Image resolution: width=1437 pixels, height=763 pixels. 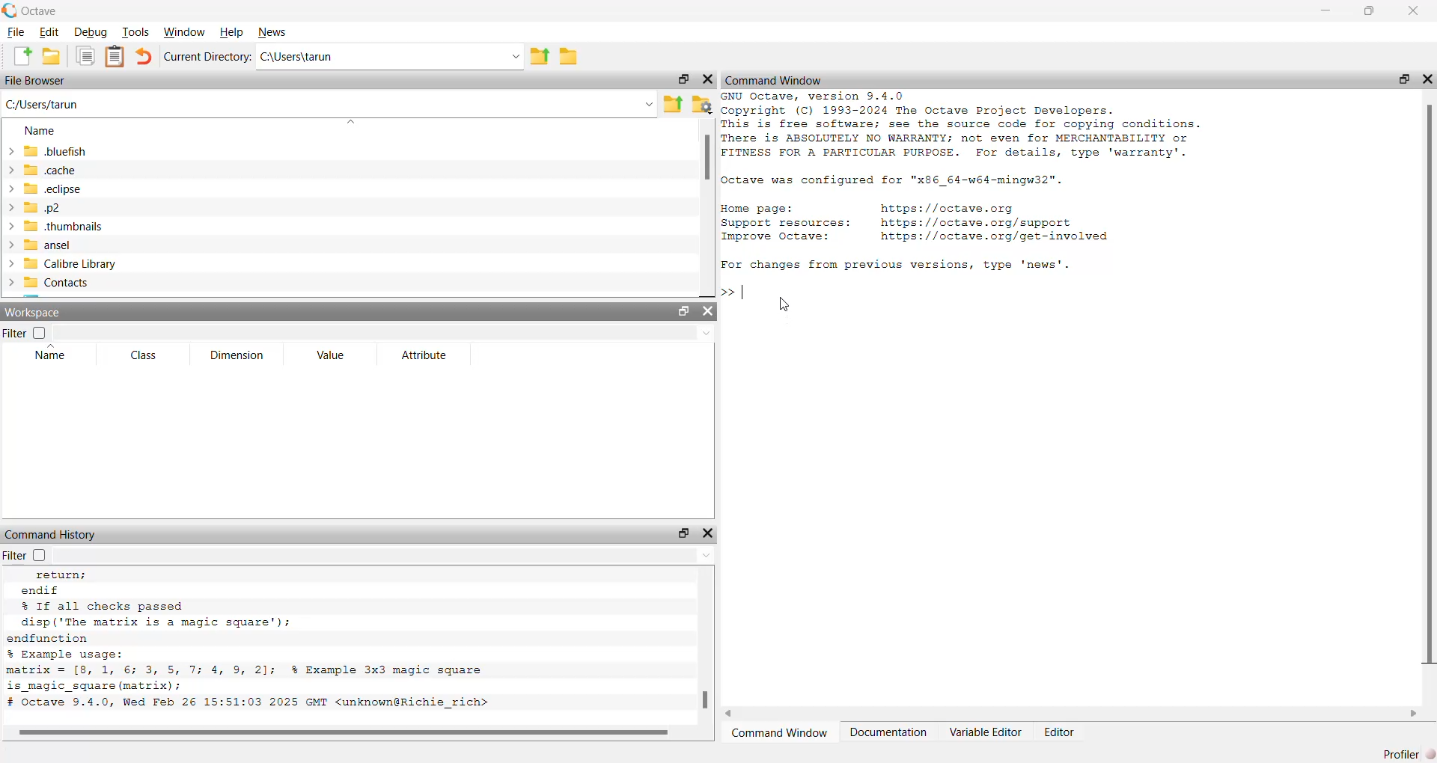 I want to click on ansel, so click(x=37, y=245).